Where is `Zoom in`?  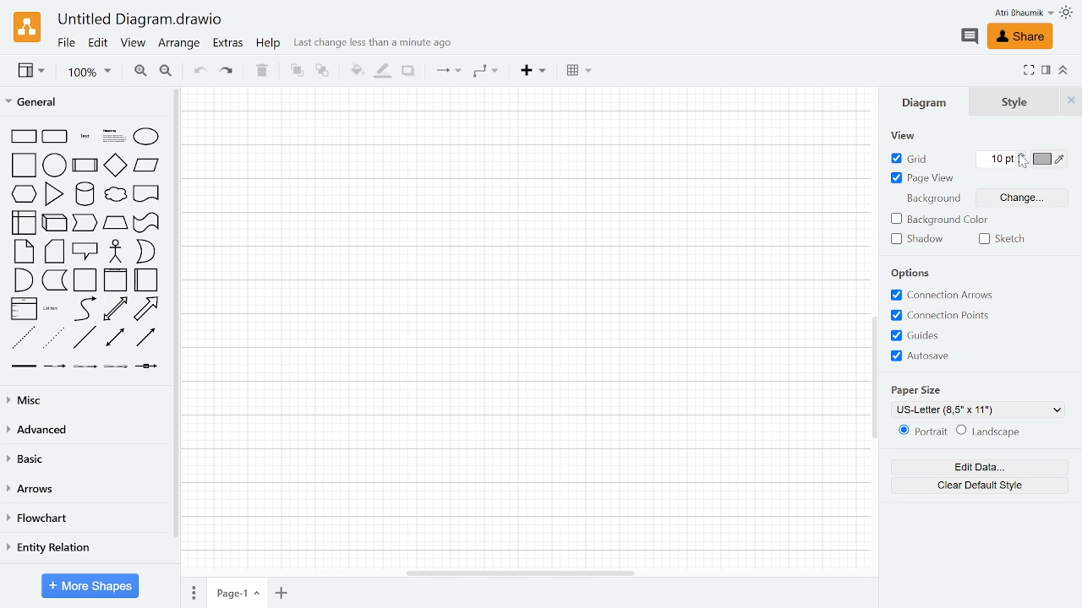
Zoom in is located at coordinates (141, 71).